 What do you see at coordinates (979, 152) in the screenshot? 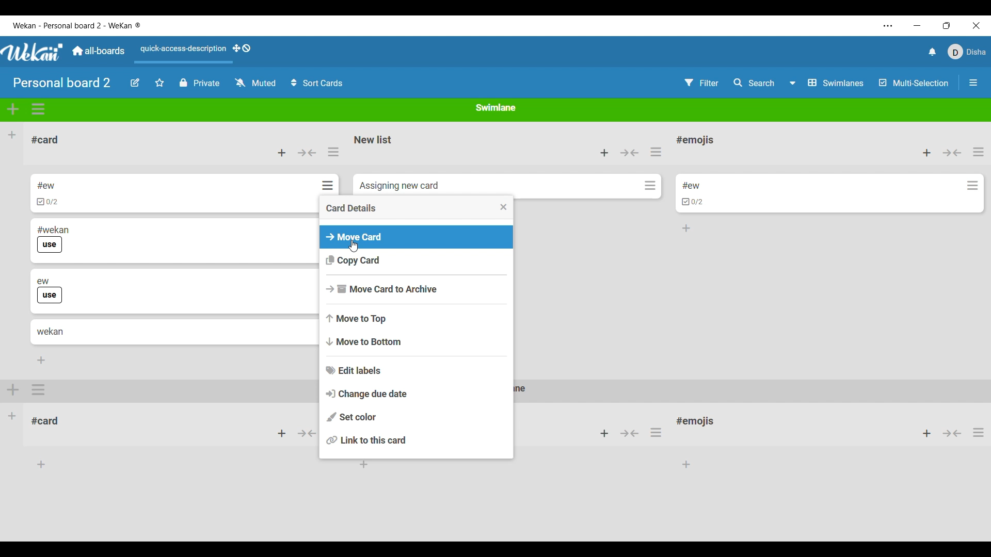
I see `List actions` at bounding box center [979, 152].